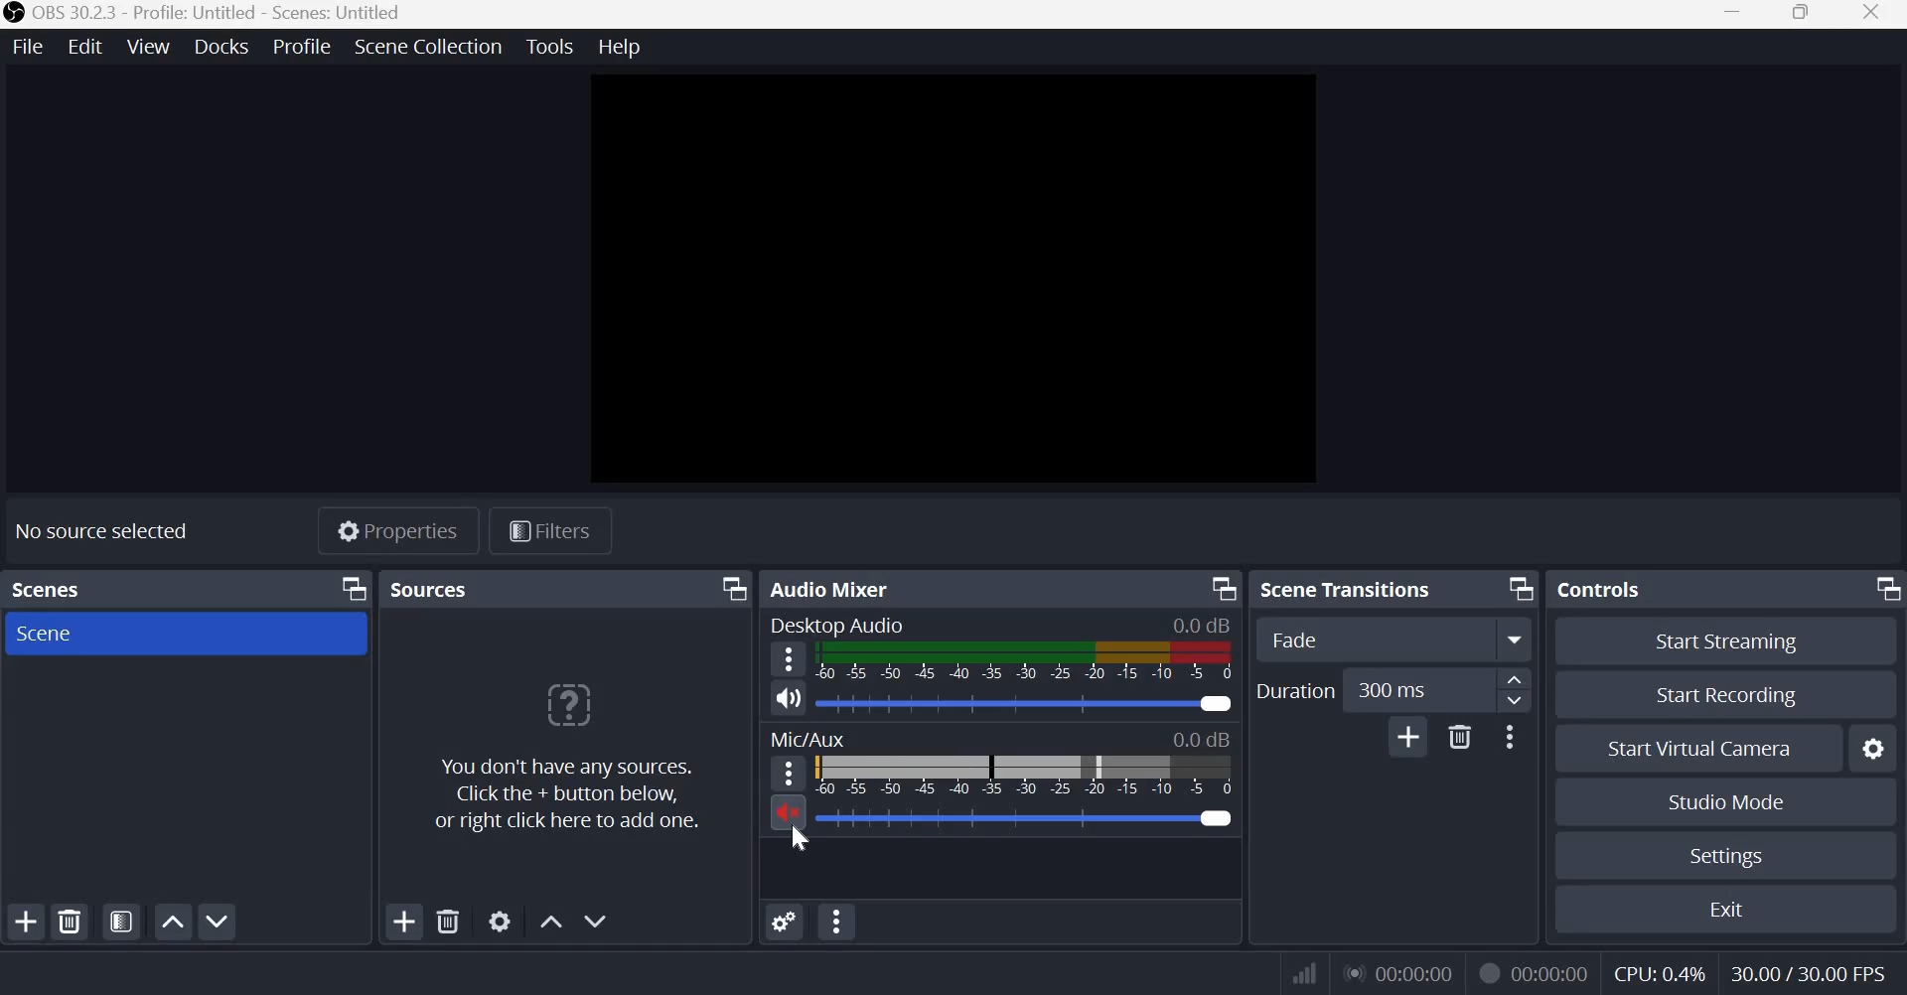  I want to click on hamburger menu, so click(788, 772).